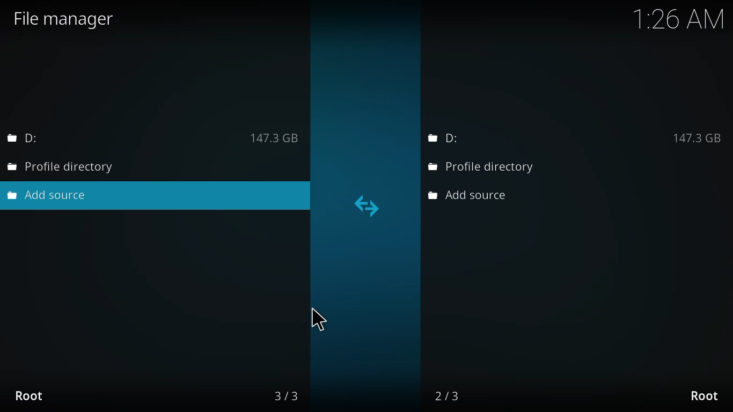  I want to click on cursor, so click(327, 318).